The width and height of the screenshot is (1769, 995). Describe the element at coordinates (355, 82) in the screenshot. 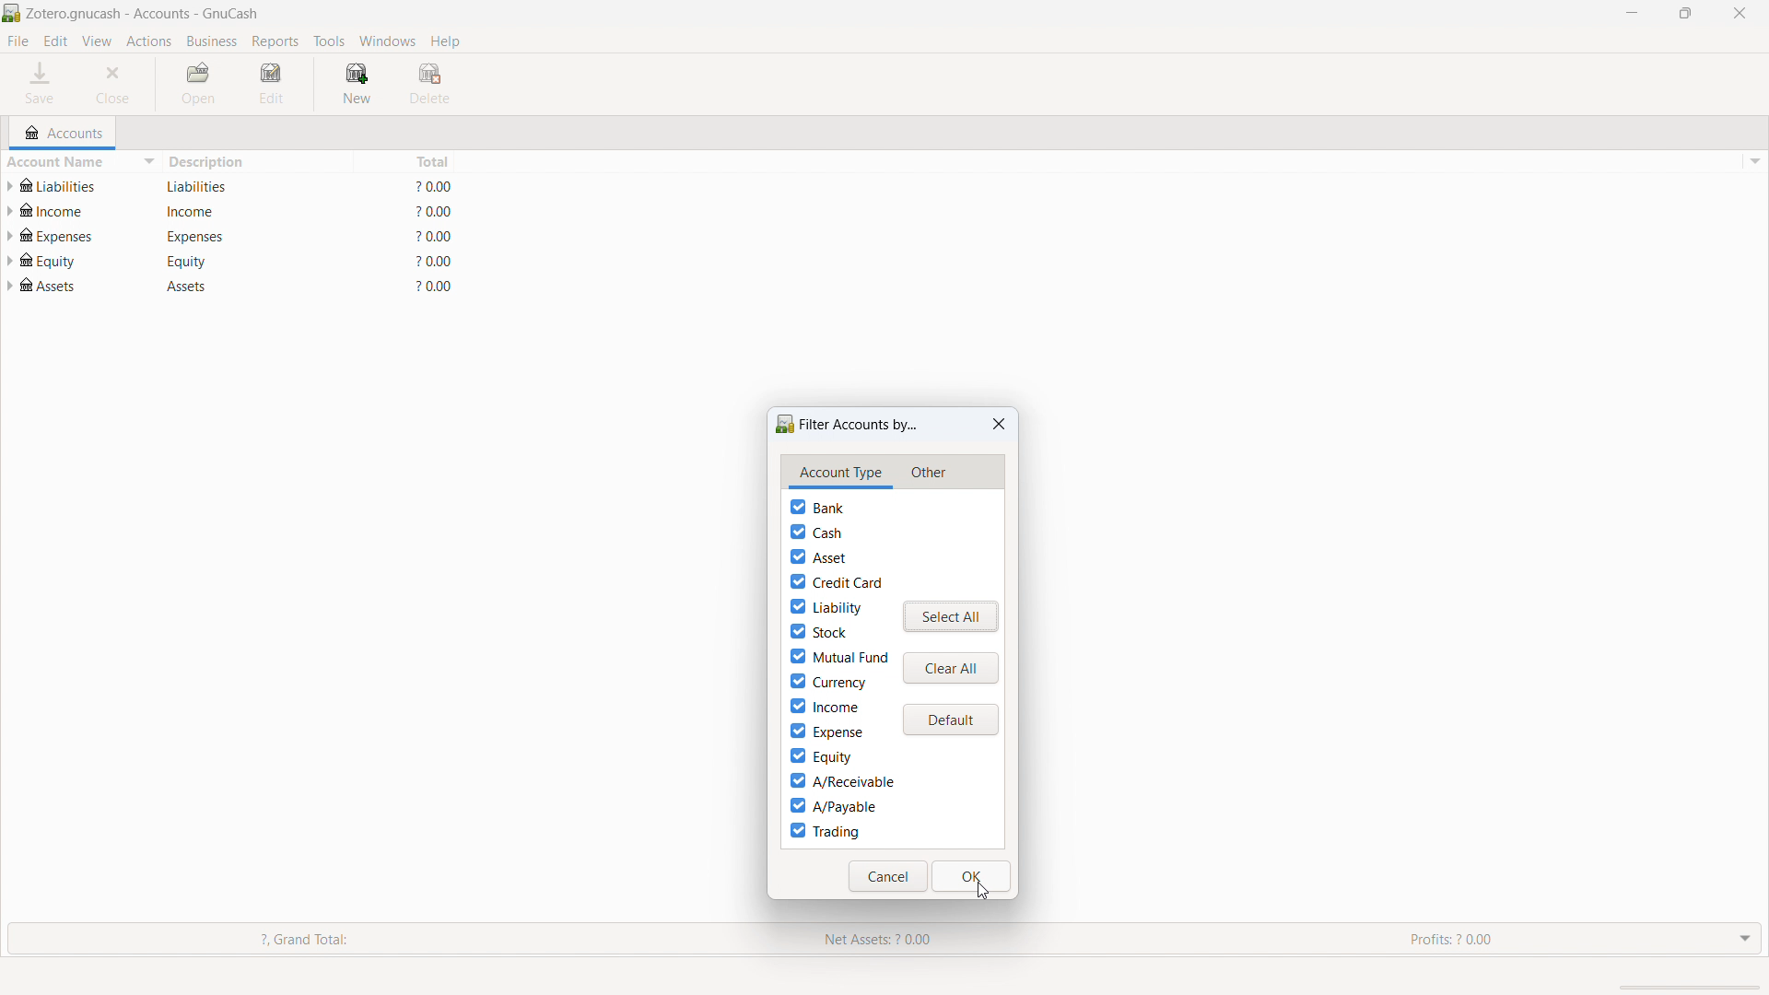

I see `new` at that location.